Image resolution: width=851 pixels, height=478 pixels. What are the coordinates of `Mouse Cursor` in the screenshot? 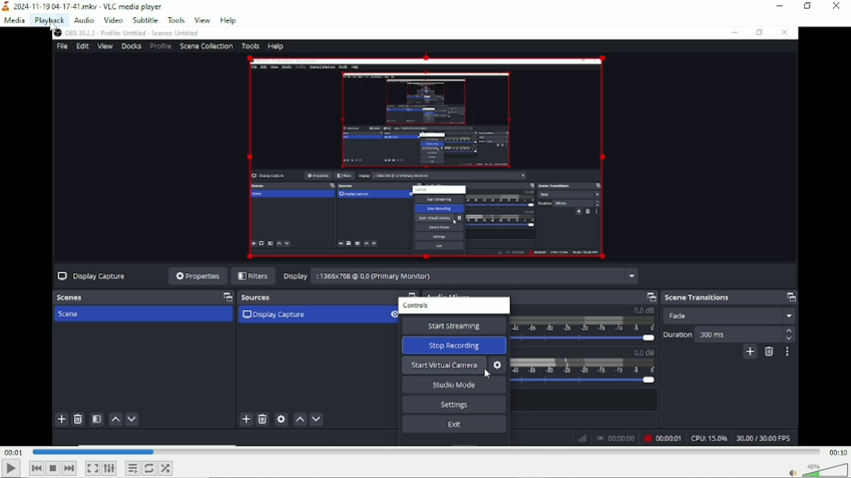 It's located at (55, 31).